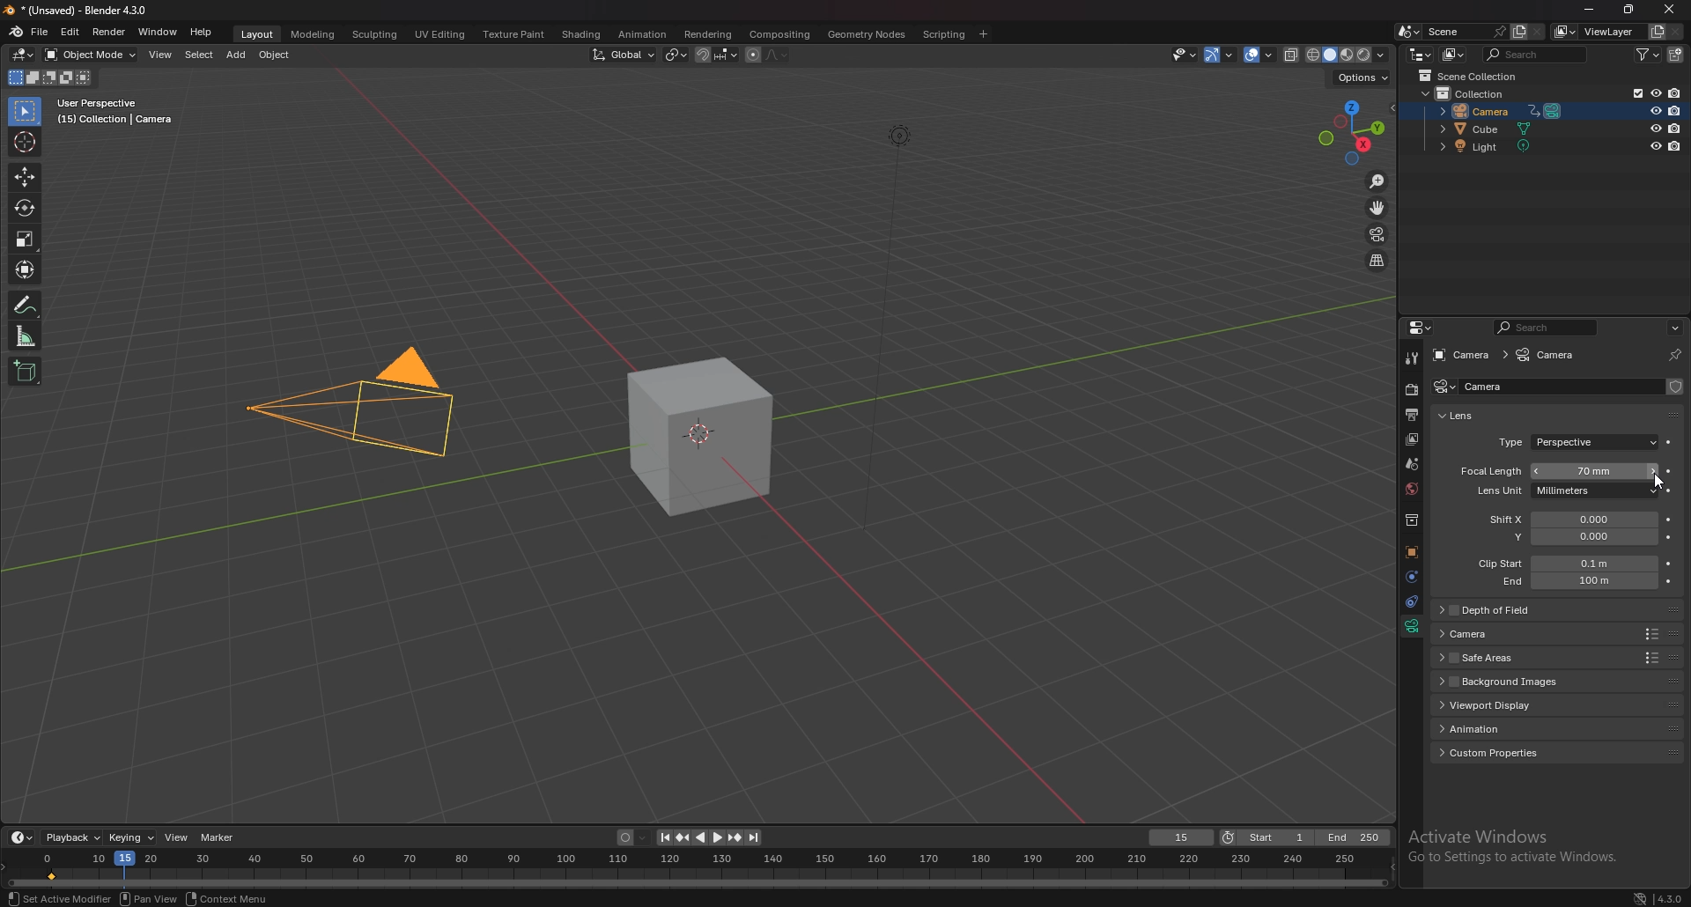  I want to click on collection, so click(1471, 92).